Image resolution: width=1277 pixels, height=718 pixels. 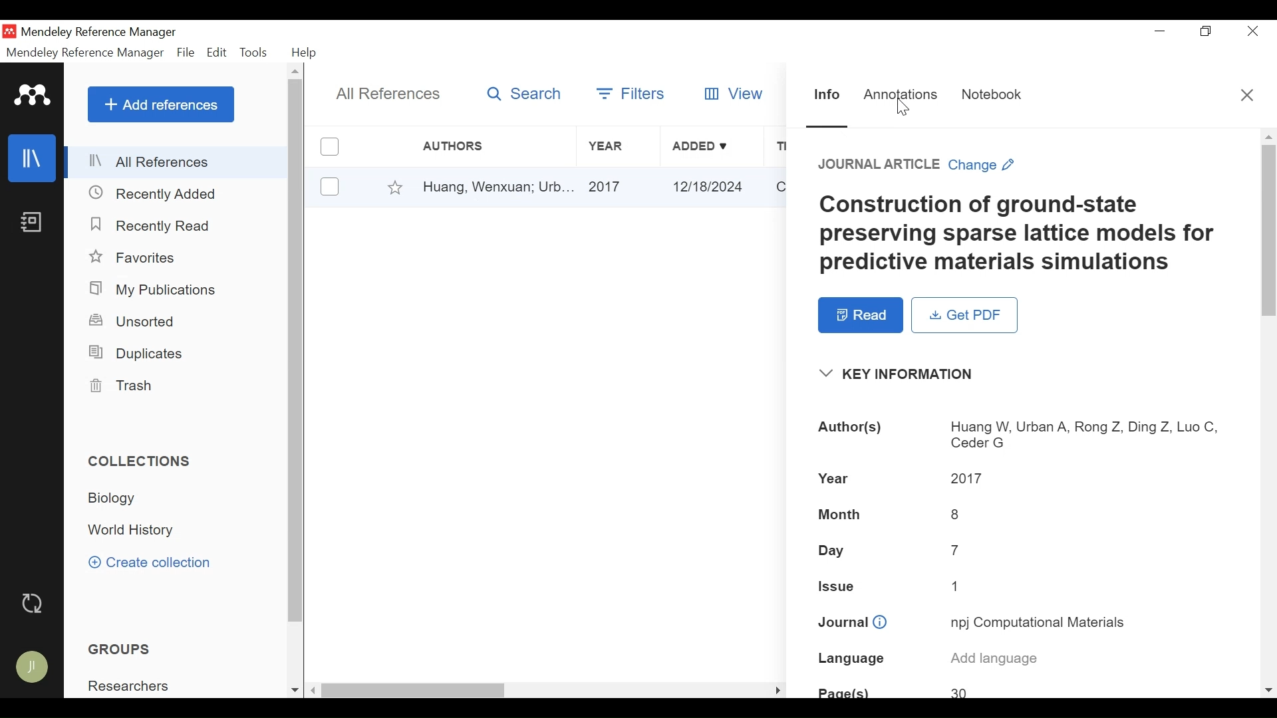 What do you see at coordinates (995, 659) in the screenshot?
I see `Add language` at bounding box center [995, 659].